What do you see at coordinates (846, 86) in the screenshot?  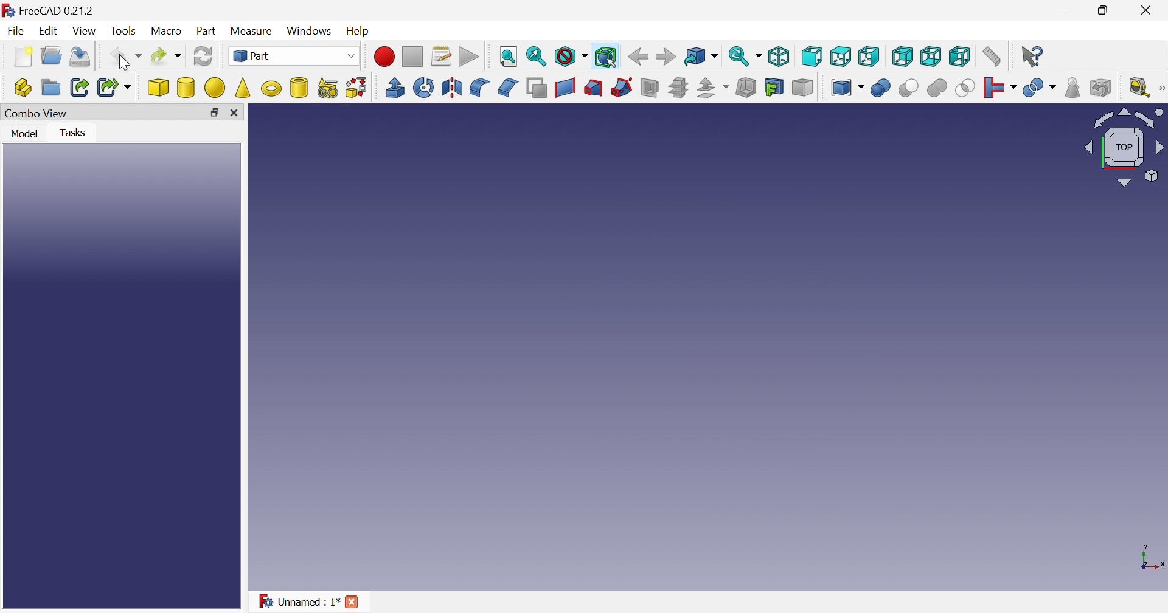 I see `Compound tools` at bounding box center [846, 86].